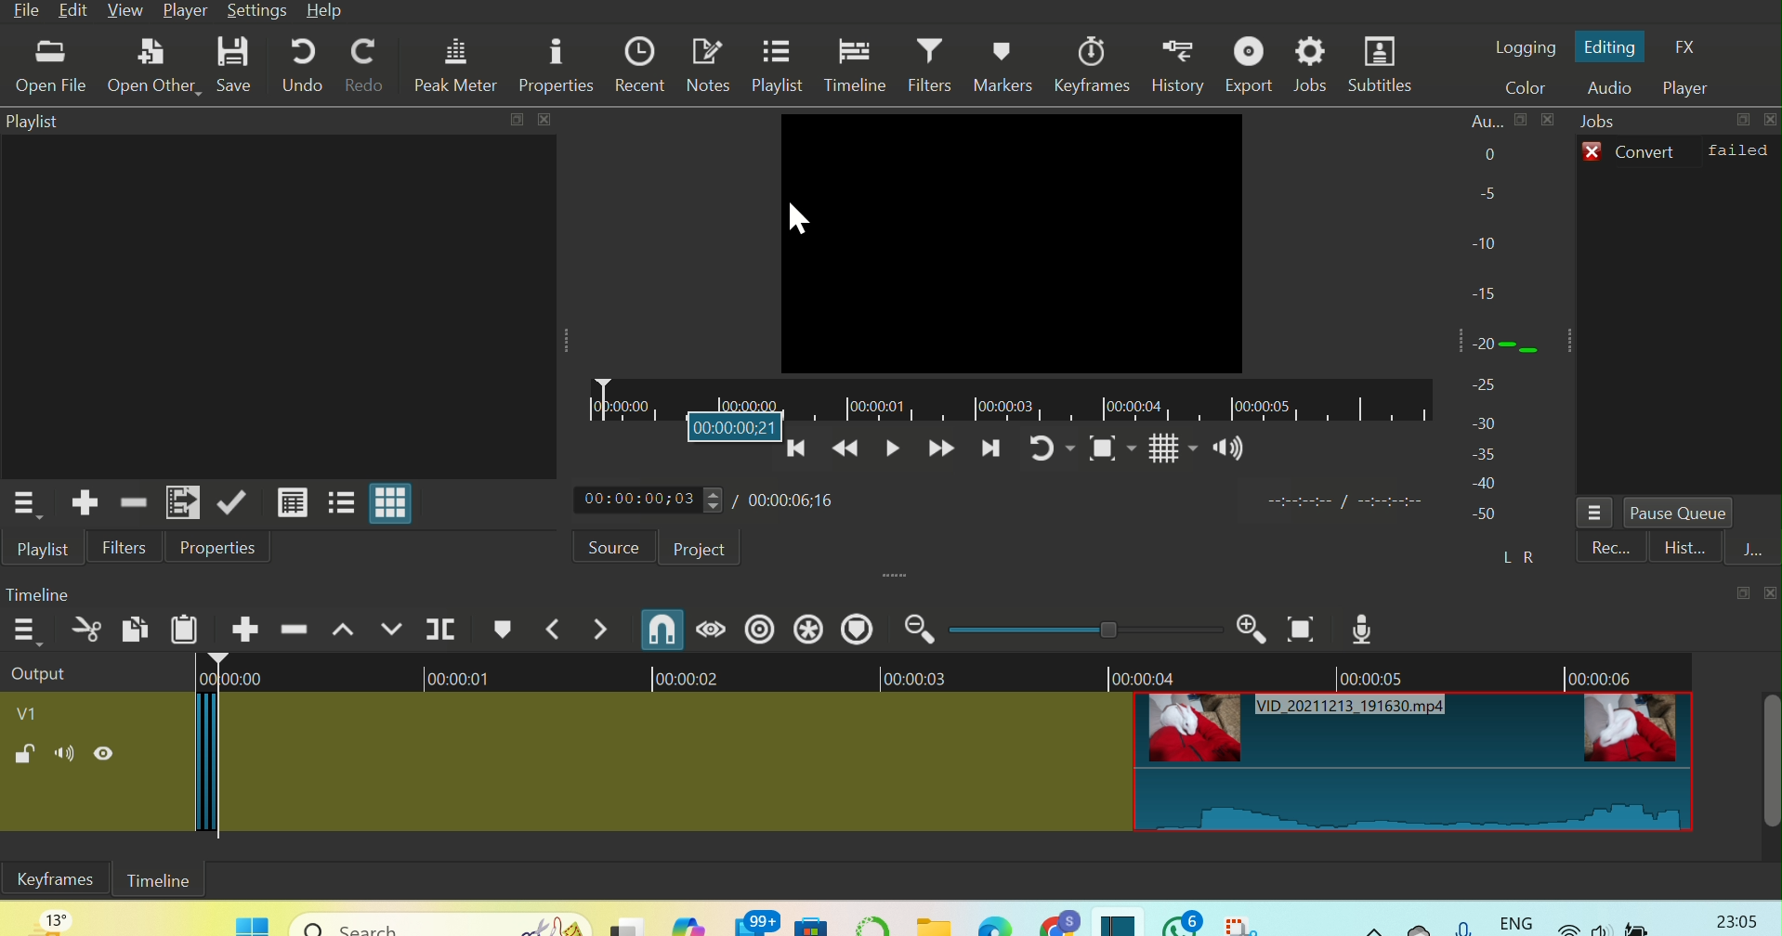 Image resolution: width=1782 pixels, height=936 pixels. Describe the element at coordinates (516, 120) in the screenshot. I see `` at that location.